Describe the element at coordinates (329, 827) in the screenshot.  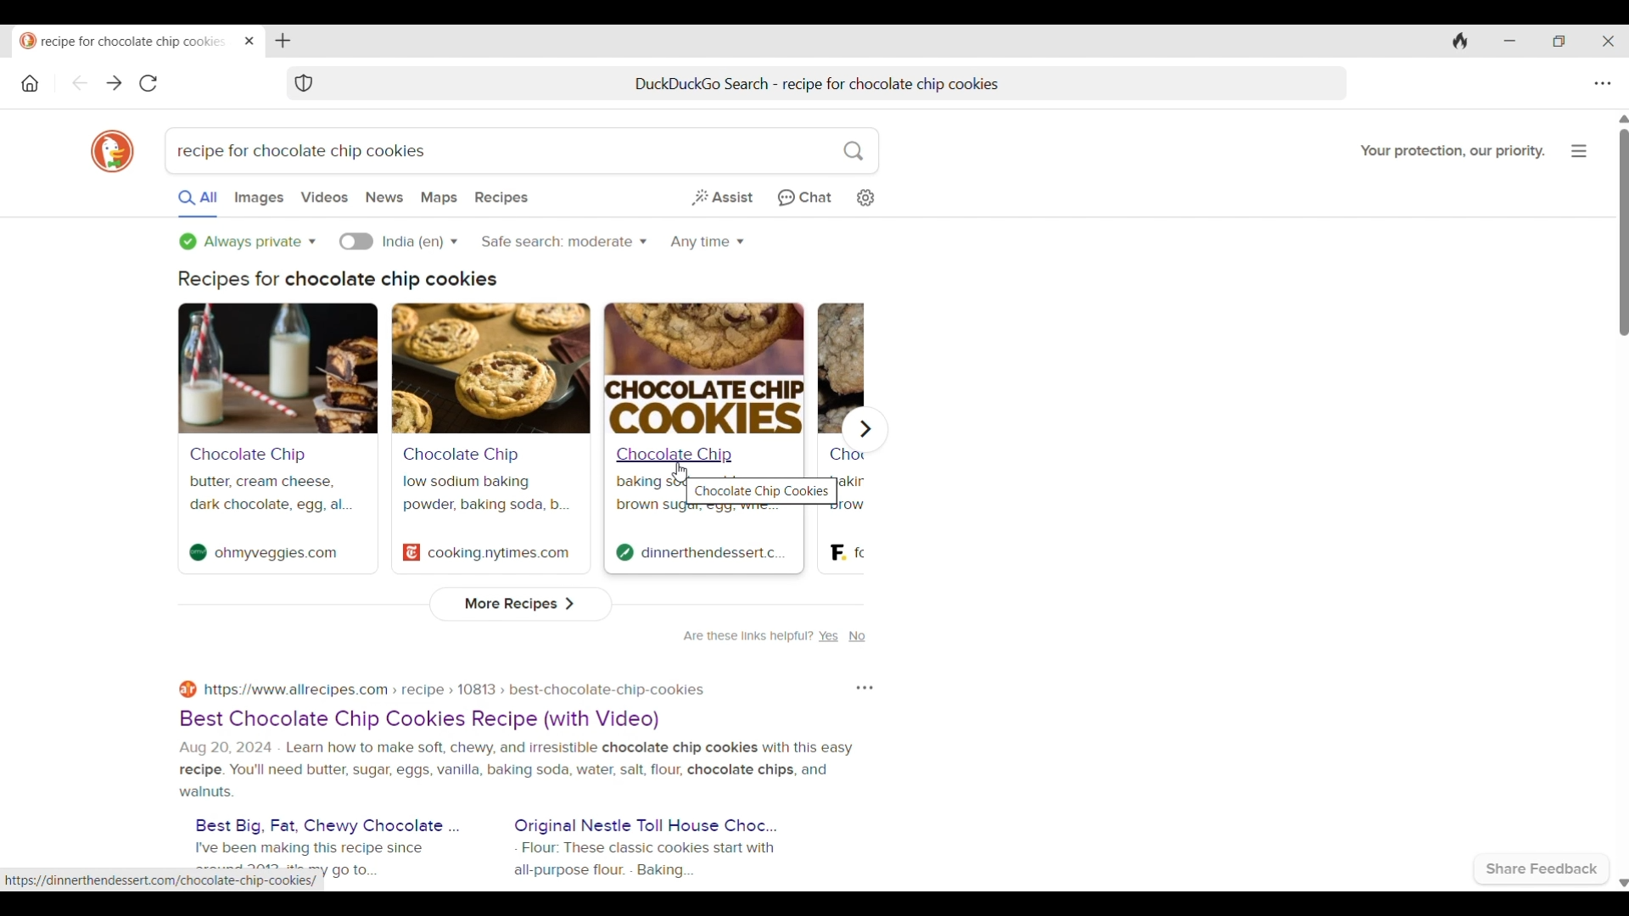
I see `Best Big, Fat, Chewy Chocolate ...` at that location.